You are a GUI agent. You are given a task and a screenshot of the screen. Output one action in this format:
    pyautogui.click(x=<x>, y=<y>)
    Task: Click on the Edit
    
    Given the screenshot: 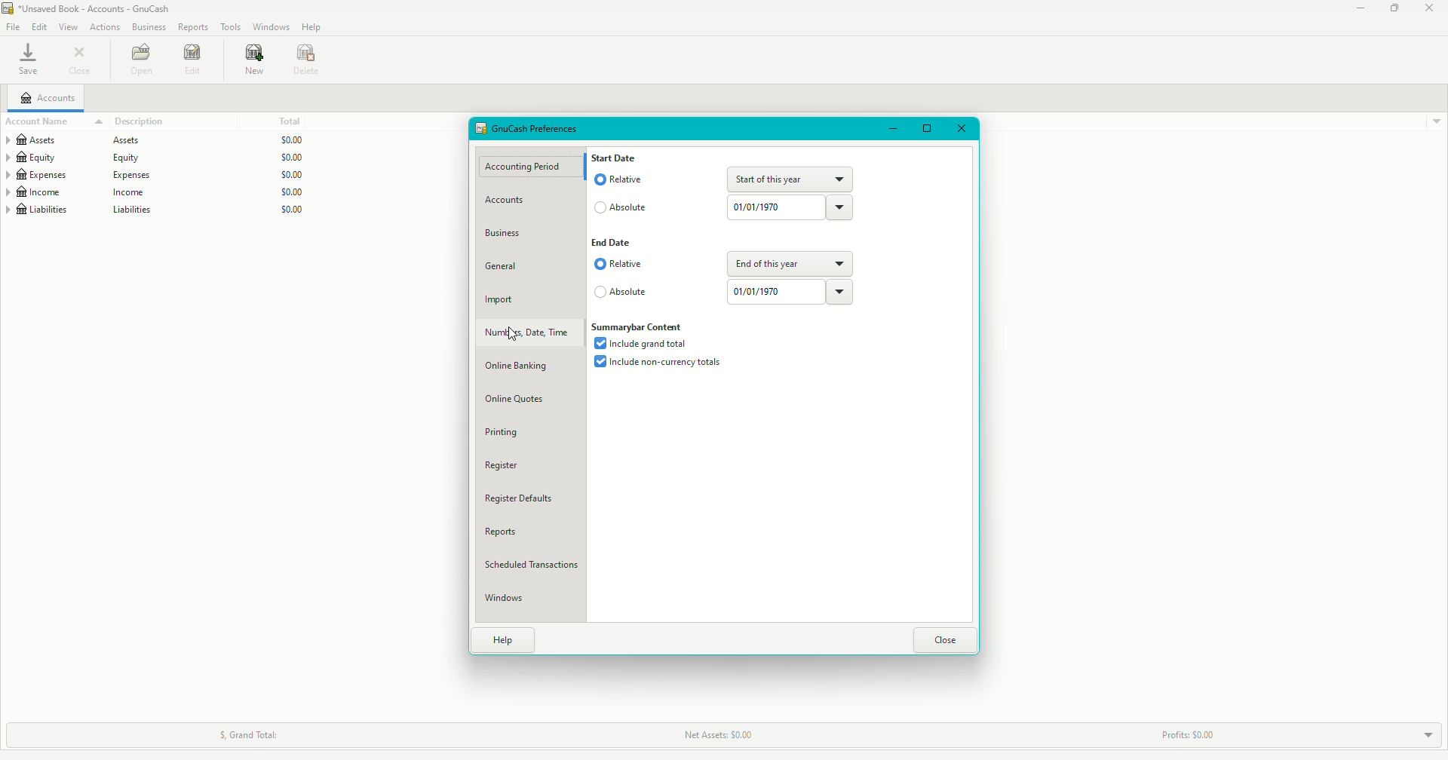 What is the action you would take?
    pyautogui.click(x=41, y=26)
    